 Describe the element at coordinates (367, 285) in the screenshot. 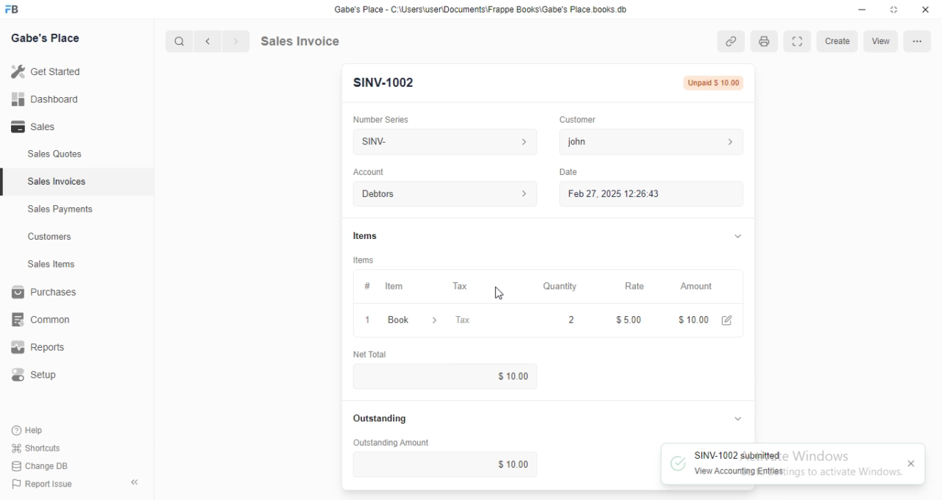

I see `#` at that location.